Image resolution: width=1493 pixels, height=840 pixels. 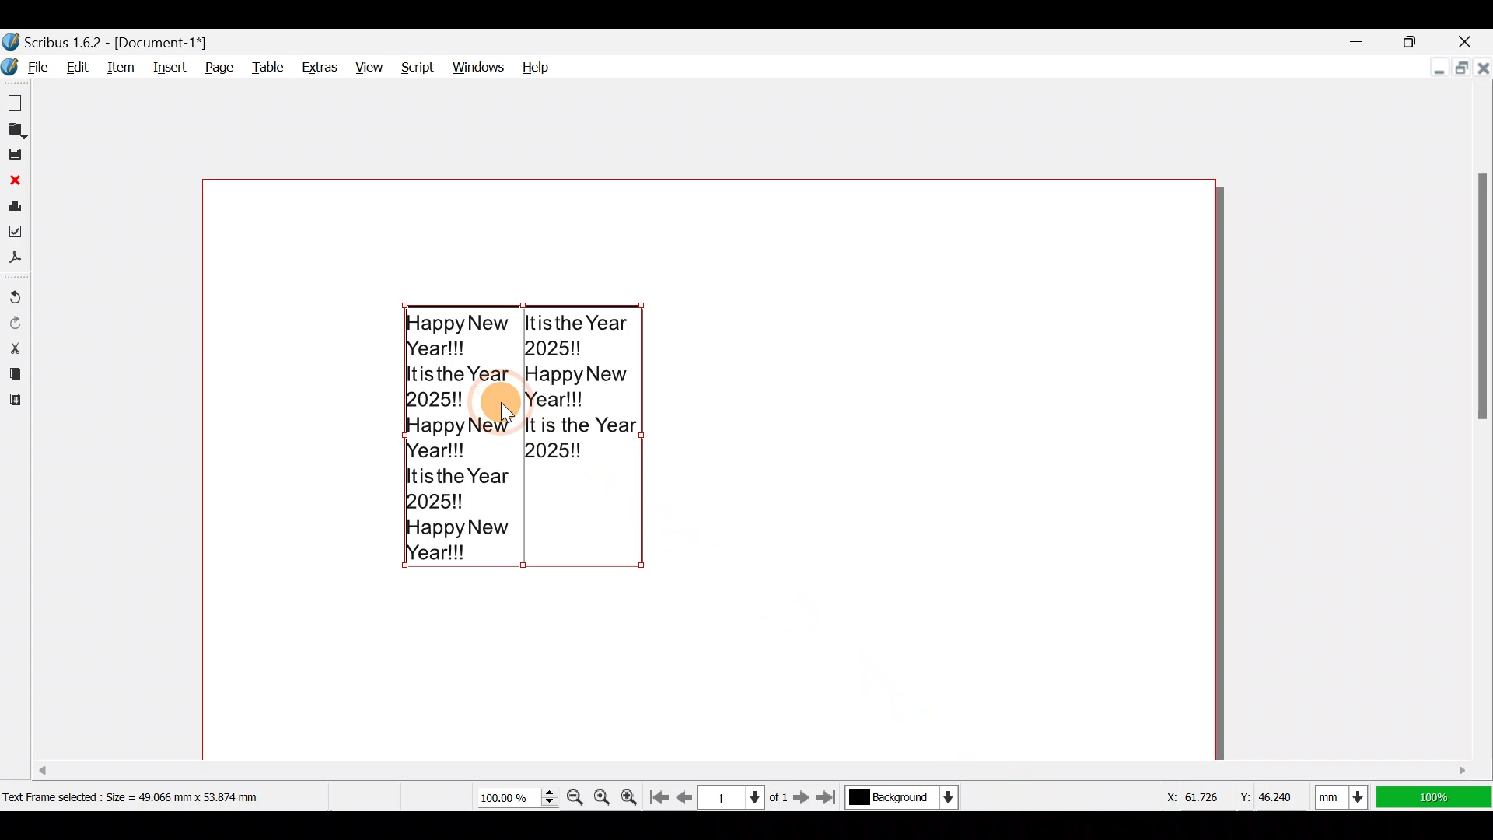 What do you see at coordinates (17, 373) in the screenshot?
I see `Copy` at bounding box center [17, 373].